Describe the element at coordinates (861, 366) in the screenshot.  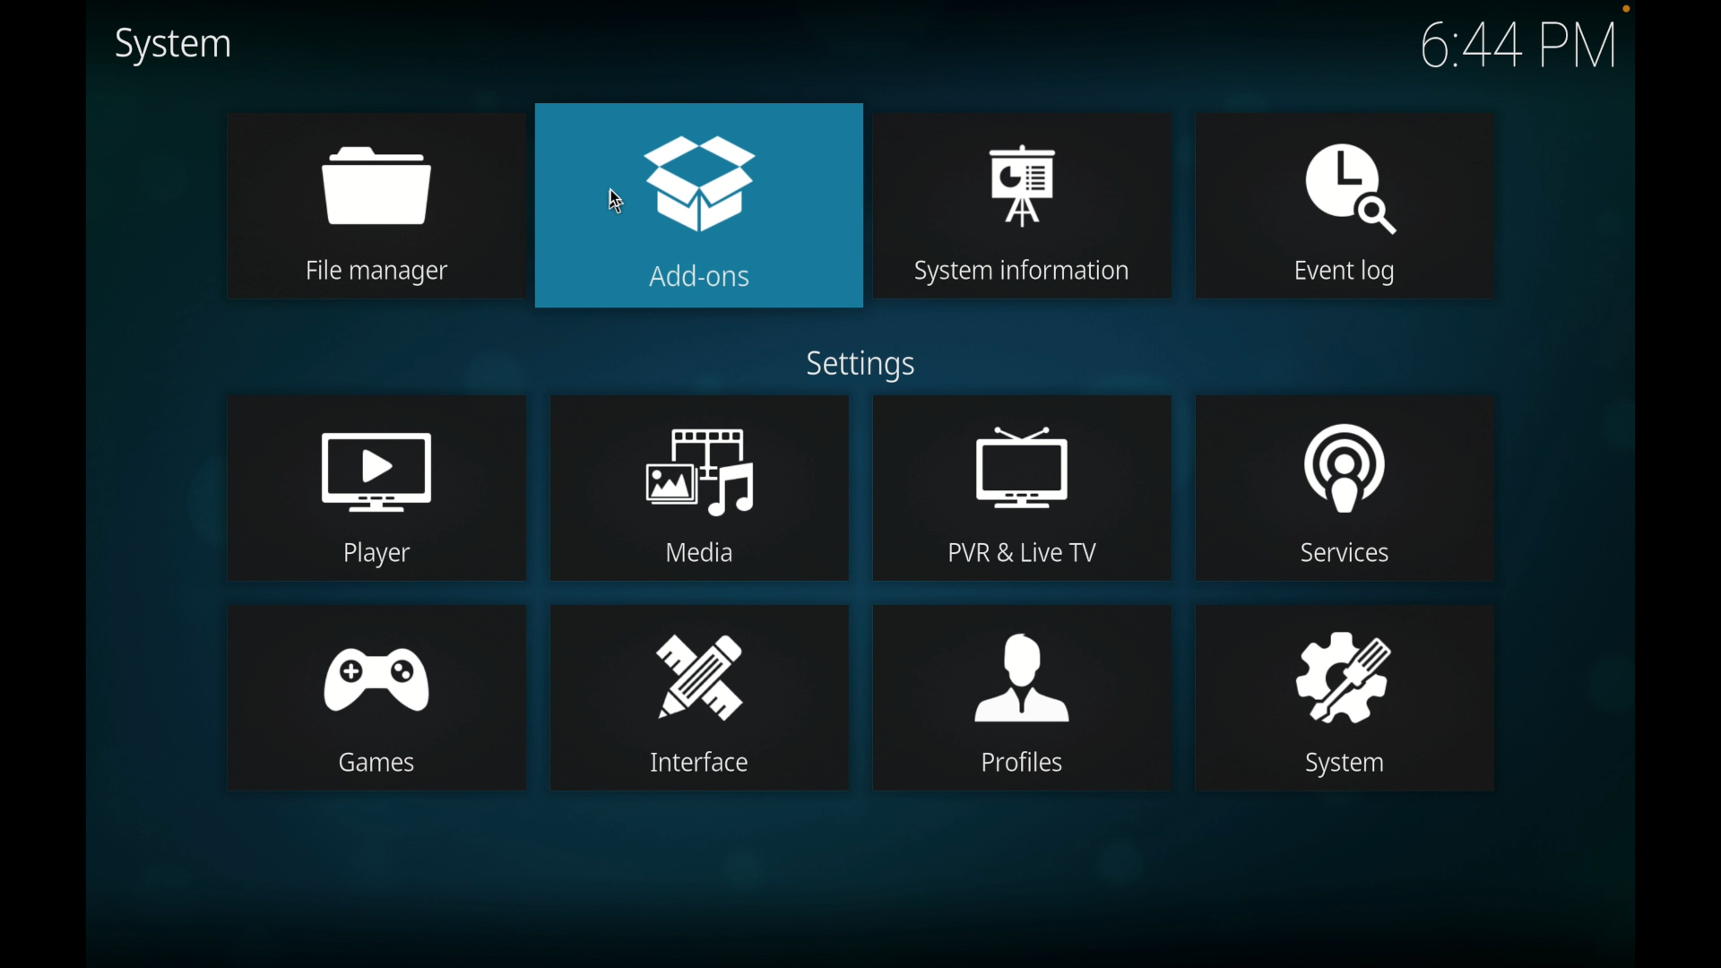
I see `settings` at that location.